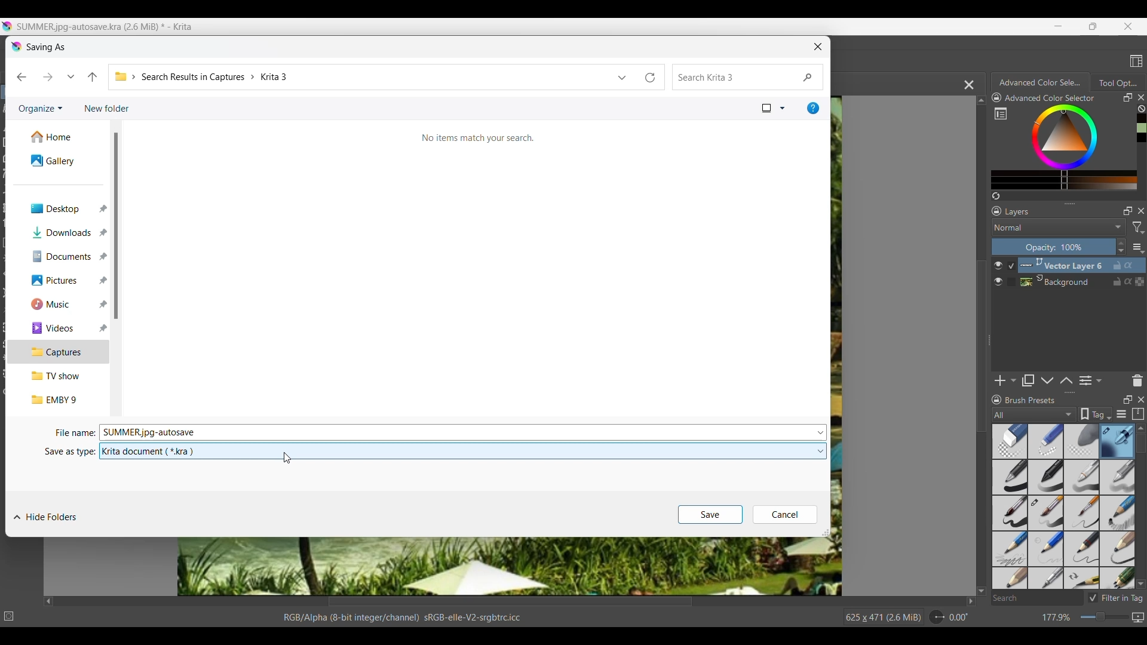 The height and width of the screenshot is (645, 1147). I want to click on Color history, so click(1143, 128).